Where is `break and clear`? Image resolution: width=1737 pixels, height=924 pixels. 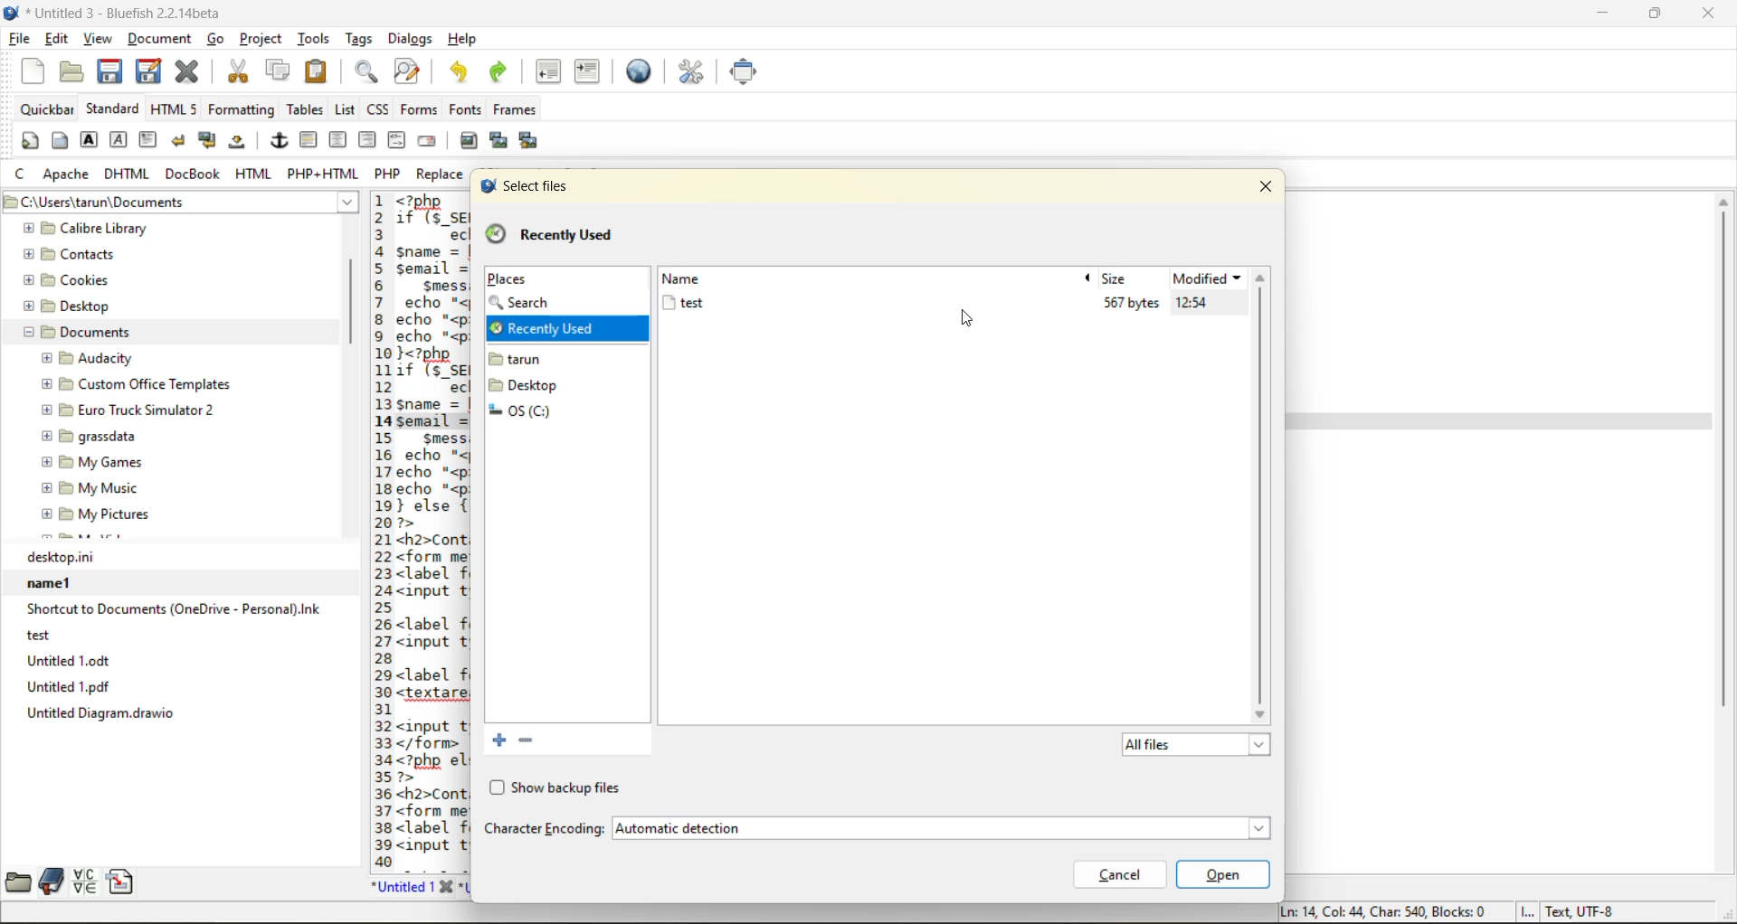
break and clear is located at coordinates (209, 142).